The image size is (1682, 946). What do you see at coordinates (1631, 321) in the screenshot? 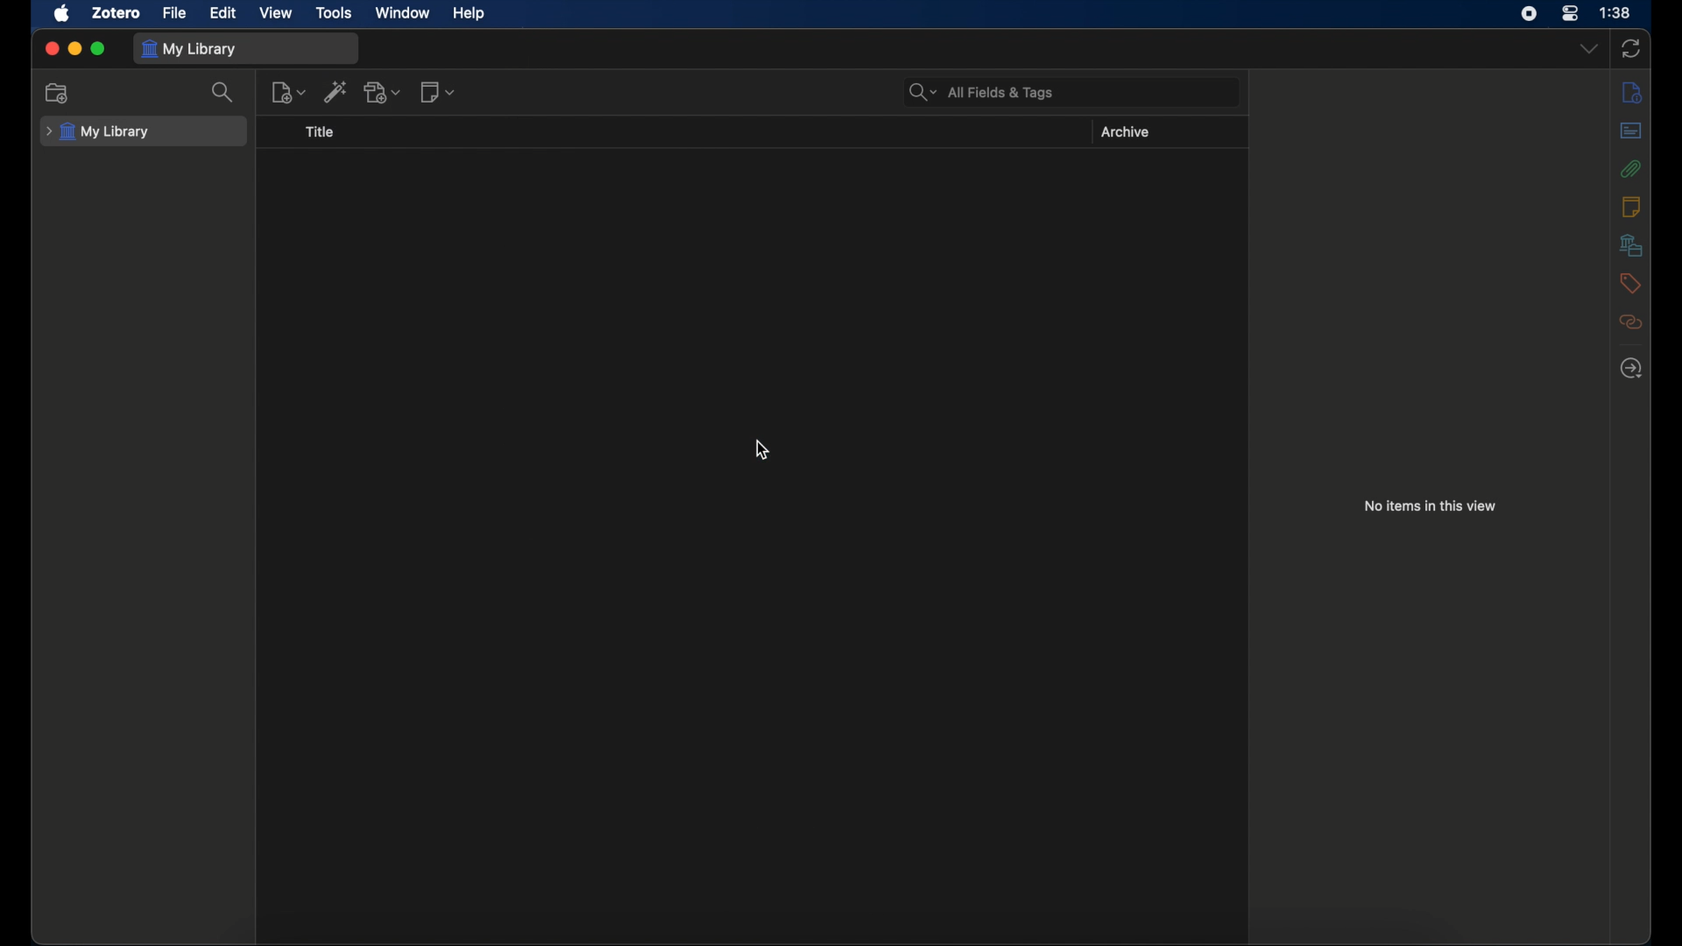
I see `related` at bounding box center [1631, 321].